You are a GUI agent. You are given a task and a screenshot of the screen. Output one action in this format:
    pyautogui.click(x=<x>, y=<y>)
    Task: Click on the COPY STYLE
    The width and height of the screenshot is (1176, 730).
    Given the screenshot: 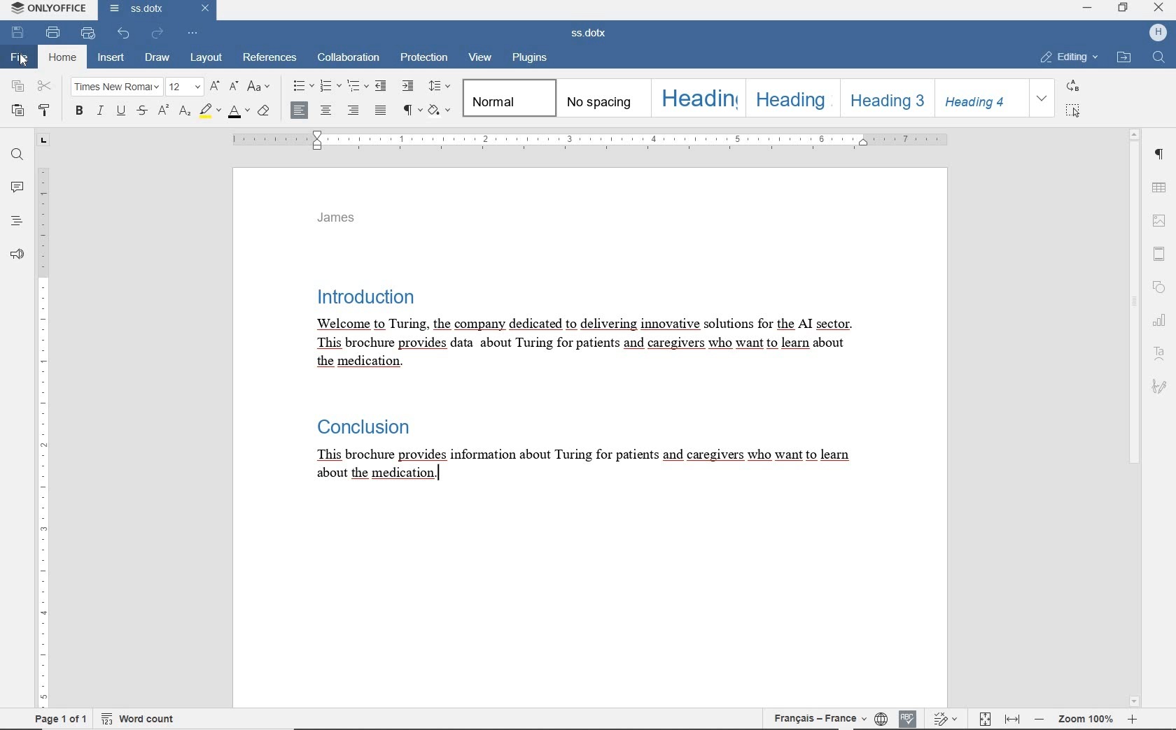 What is the action you would take?
    pyautogui.click(x=44, y=110)
    